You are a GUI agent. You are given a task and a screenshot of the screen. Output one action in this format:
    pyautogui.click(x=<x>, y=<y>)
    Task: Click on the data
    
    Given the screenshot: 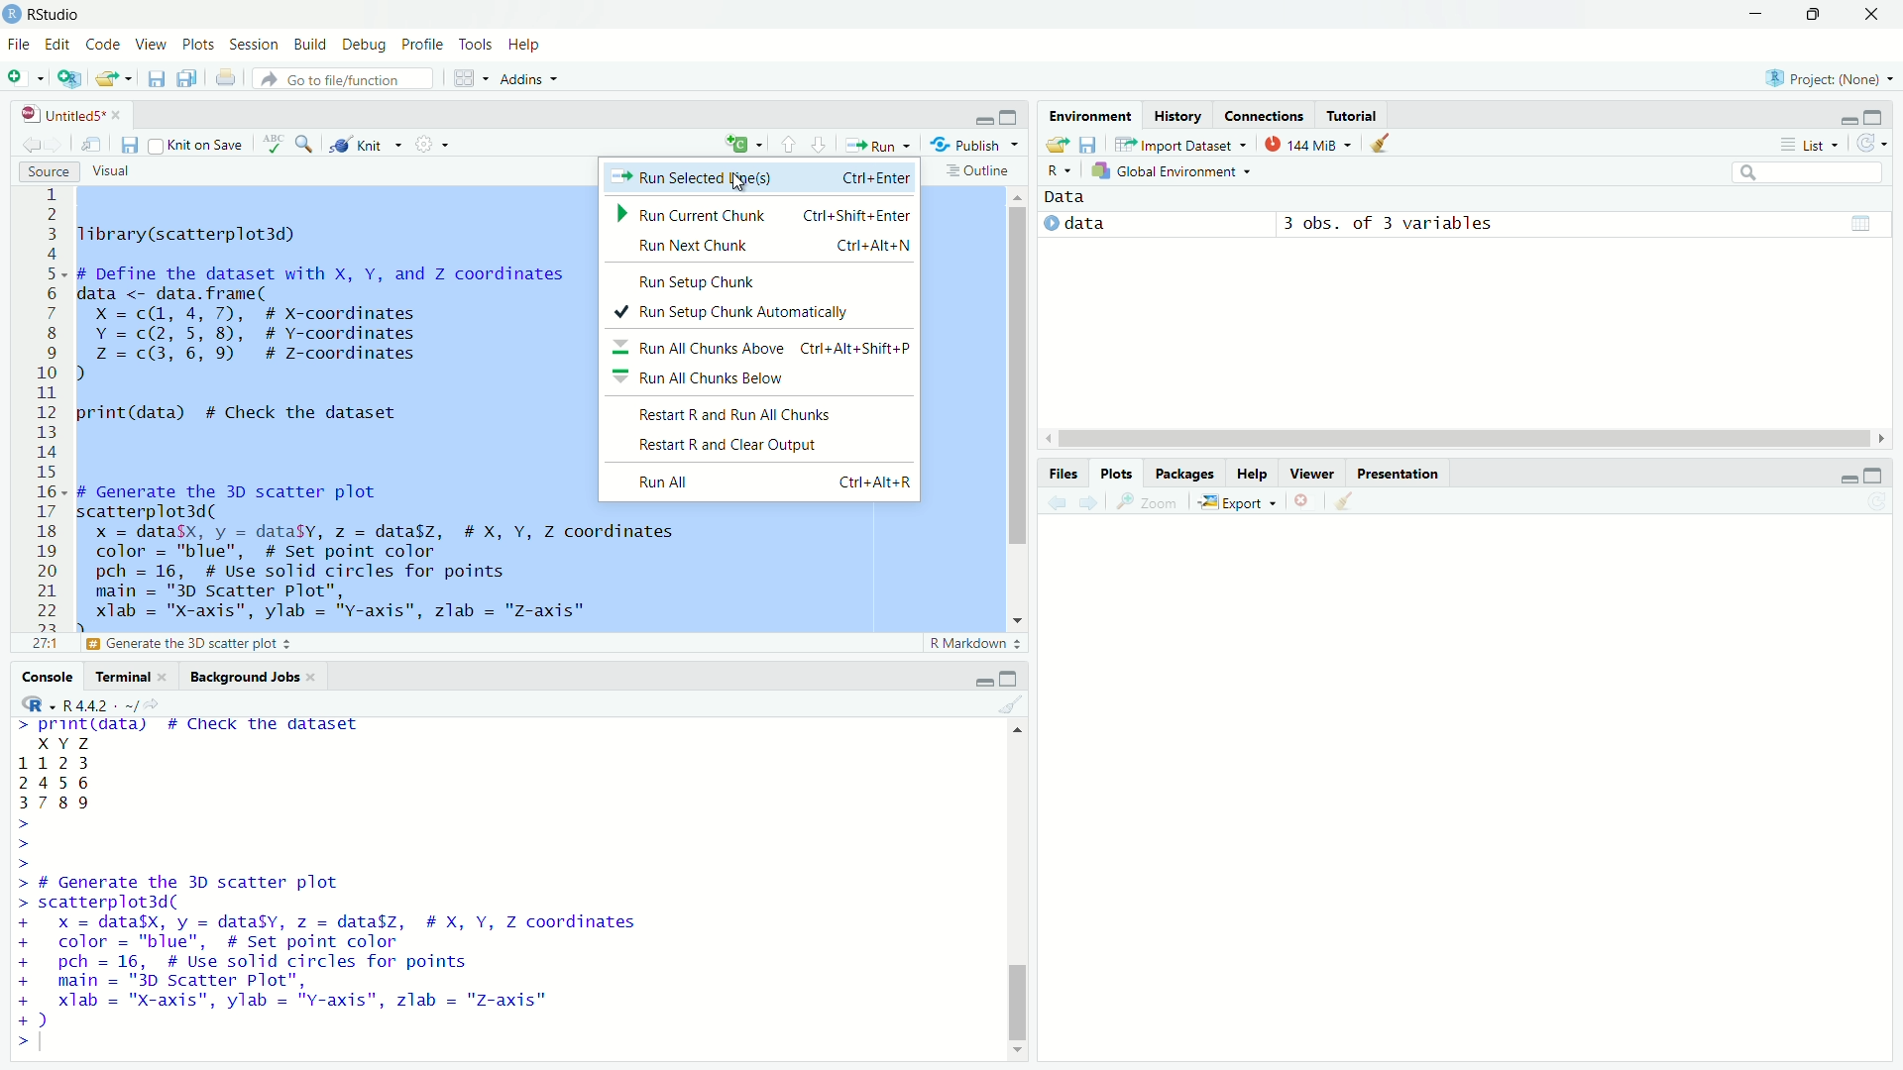 What is the action you would take?
    pyautogui.click(x=1067, y=197)
    